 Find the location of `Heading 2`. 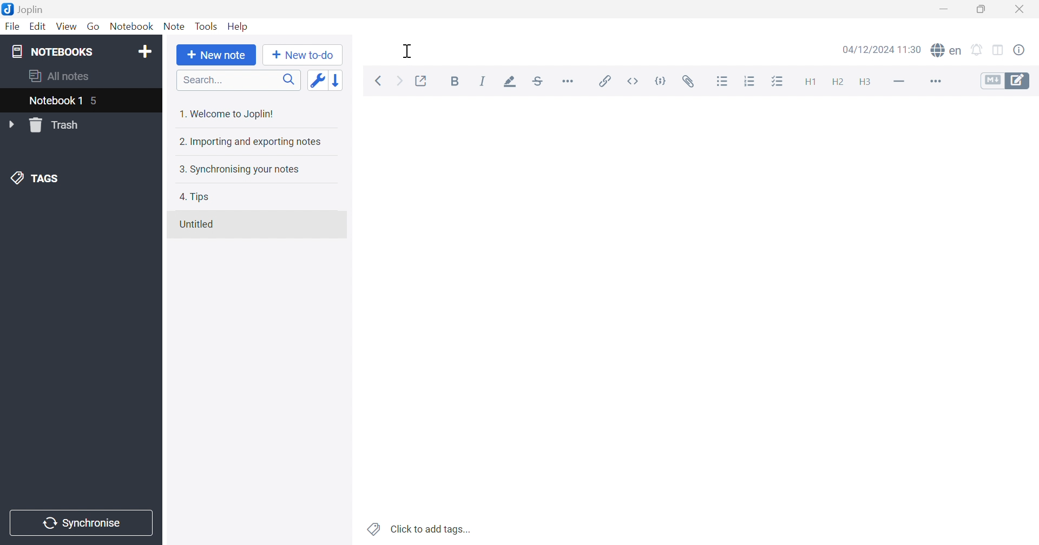

Heading 2 is located at coordinates (837, 81).